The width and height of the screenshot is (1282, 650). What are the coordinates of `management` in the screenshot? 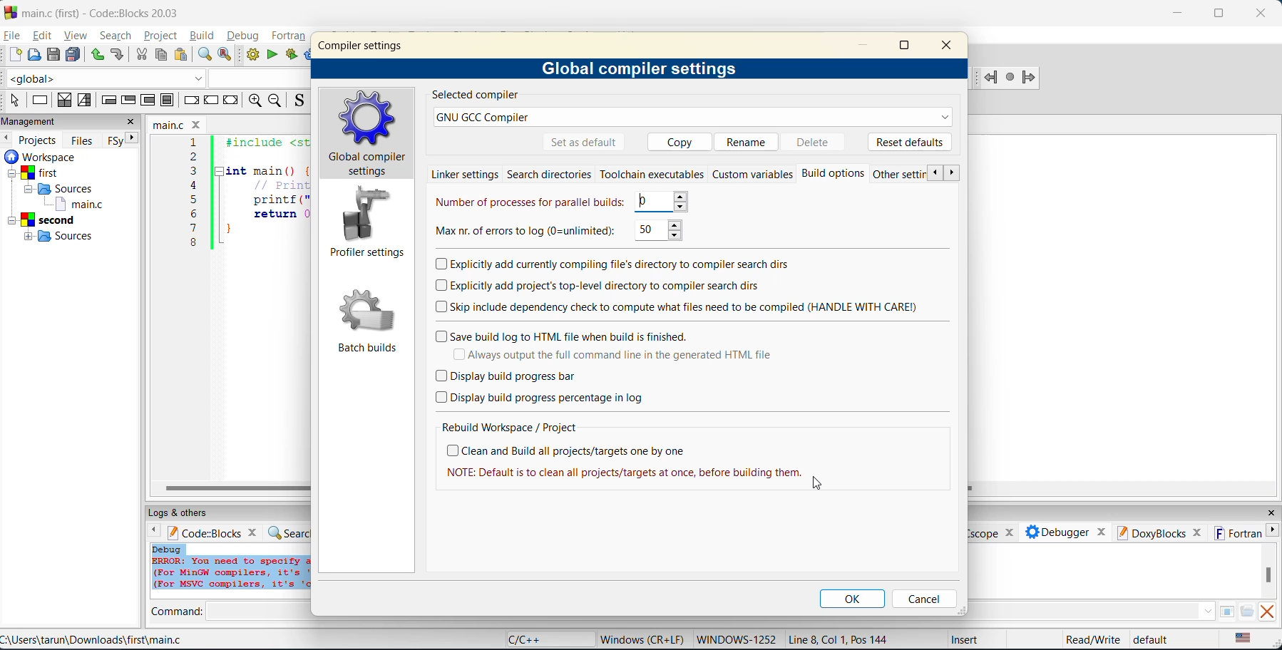 It's located at (34, 121).